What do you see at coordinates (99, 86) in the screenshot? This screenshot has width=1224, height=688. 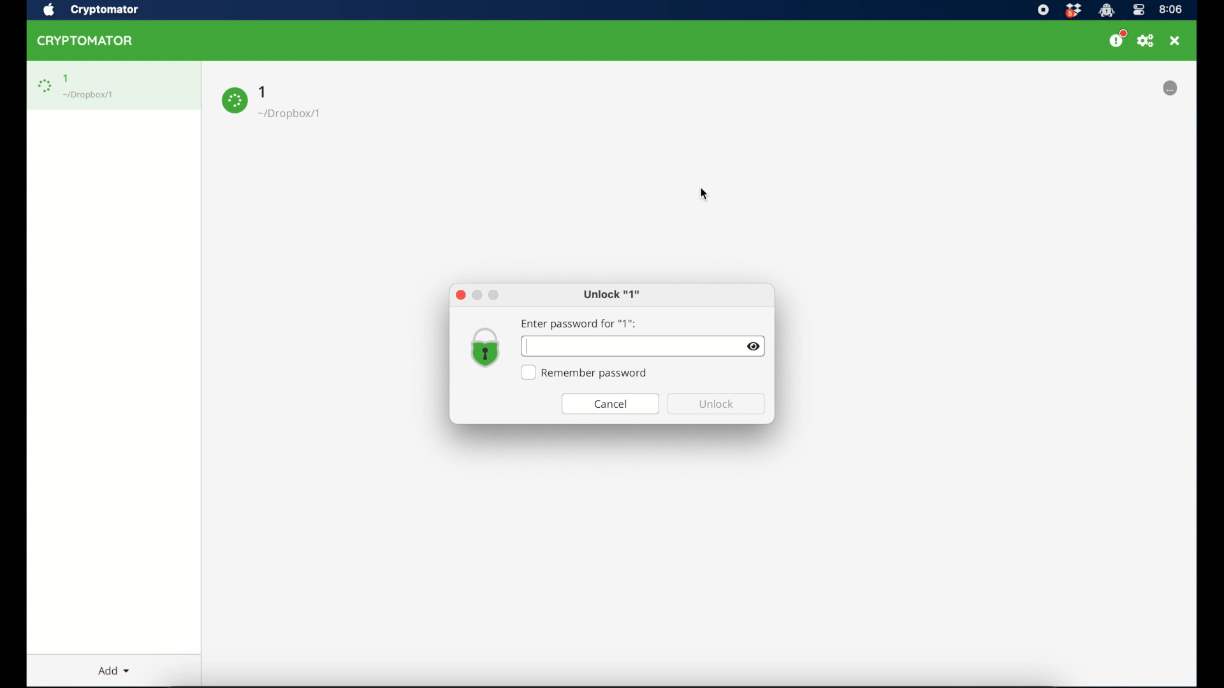 I see `1 Dropbox/1` at bounding box center [99, 86].